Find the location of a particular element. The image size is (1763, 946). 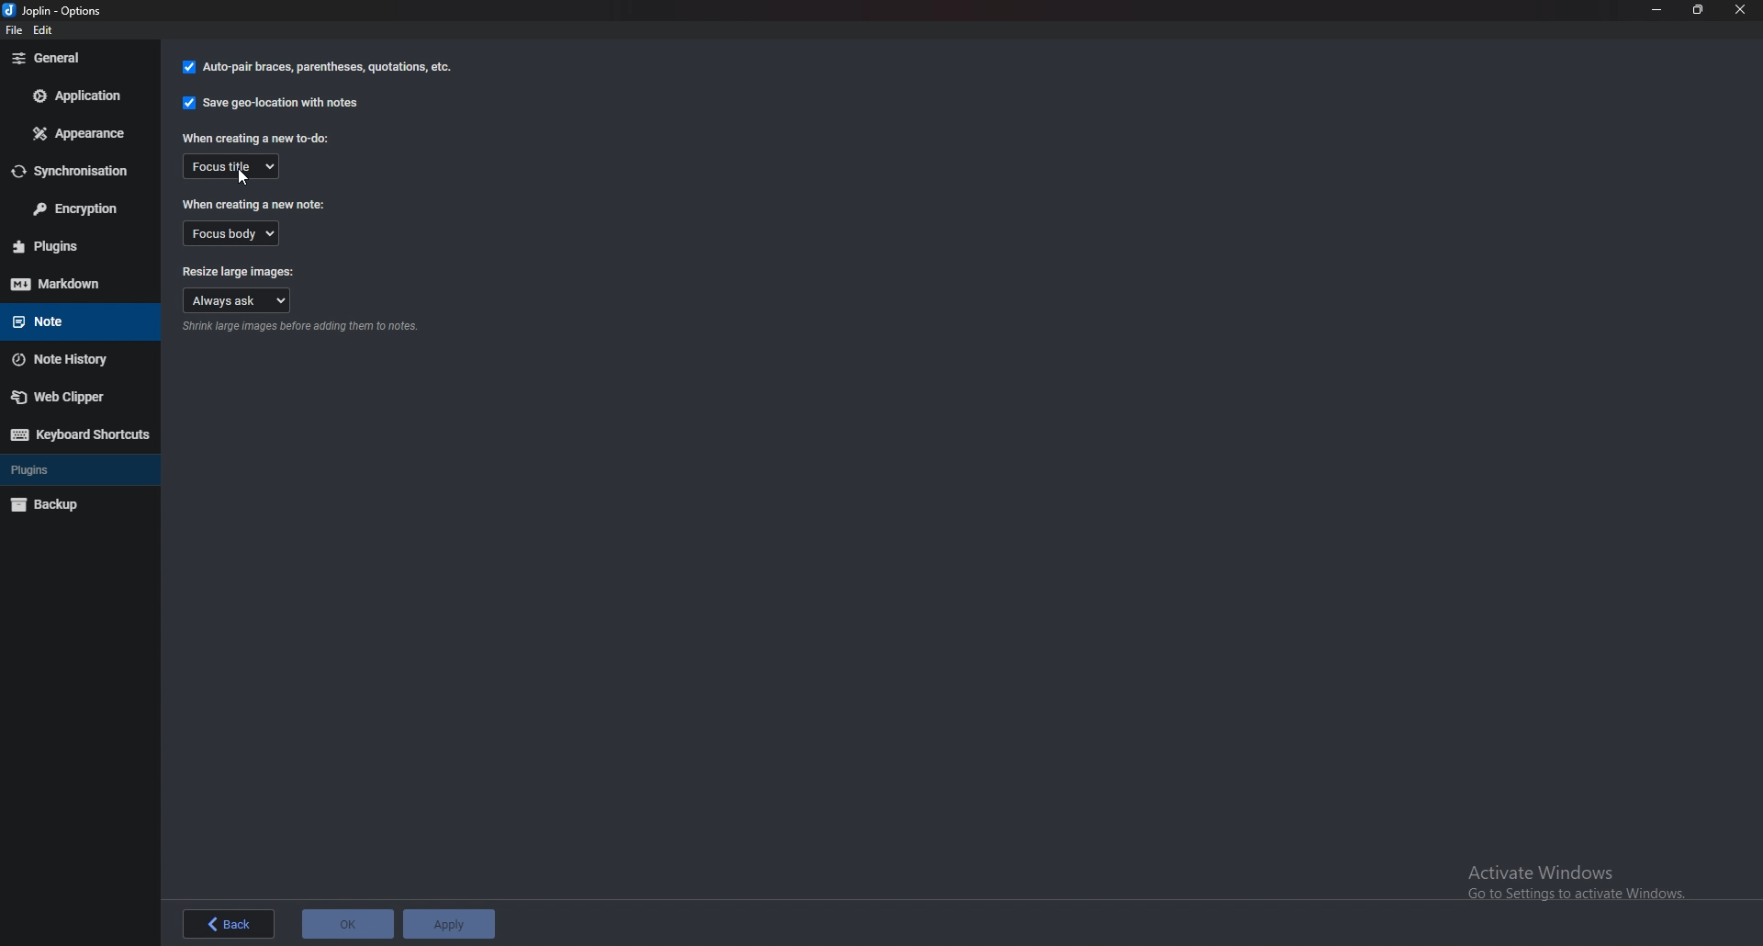

Focus body is located at coordinates (239, 233).